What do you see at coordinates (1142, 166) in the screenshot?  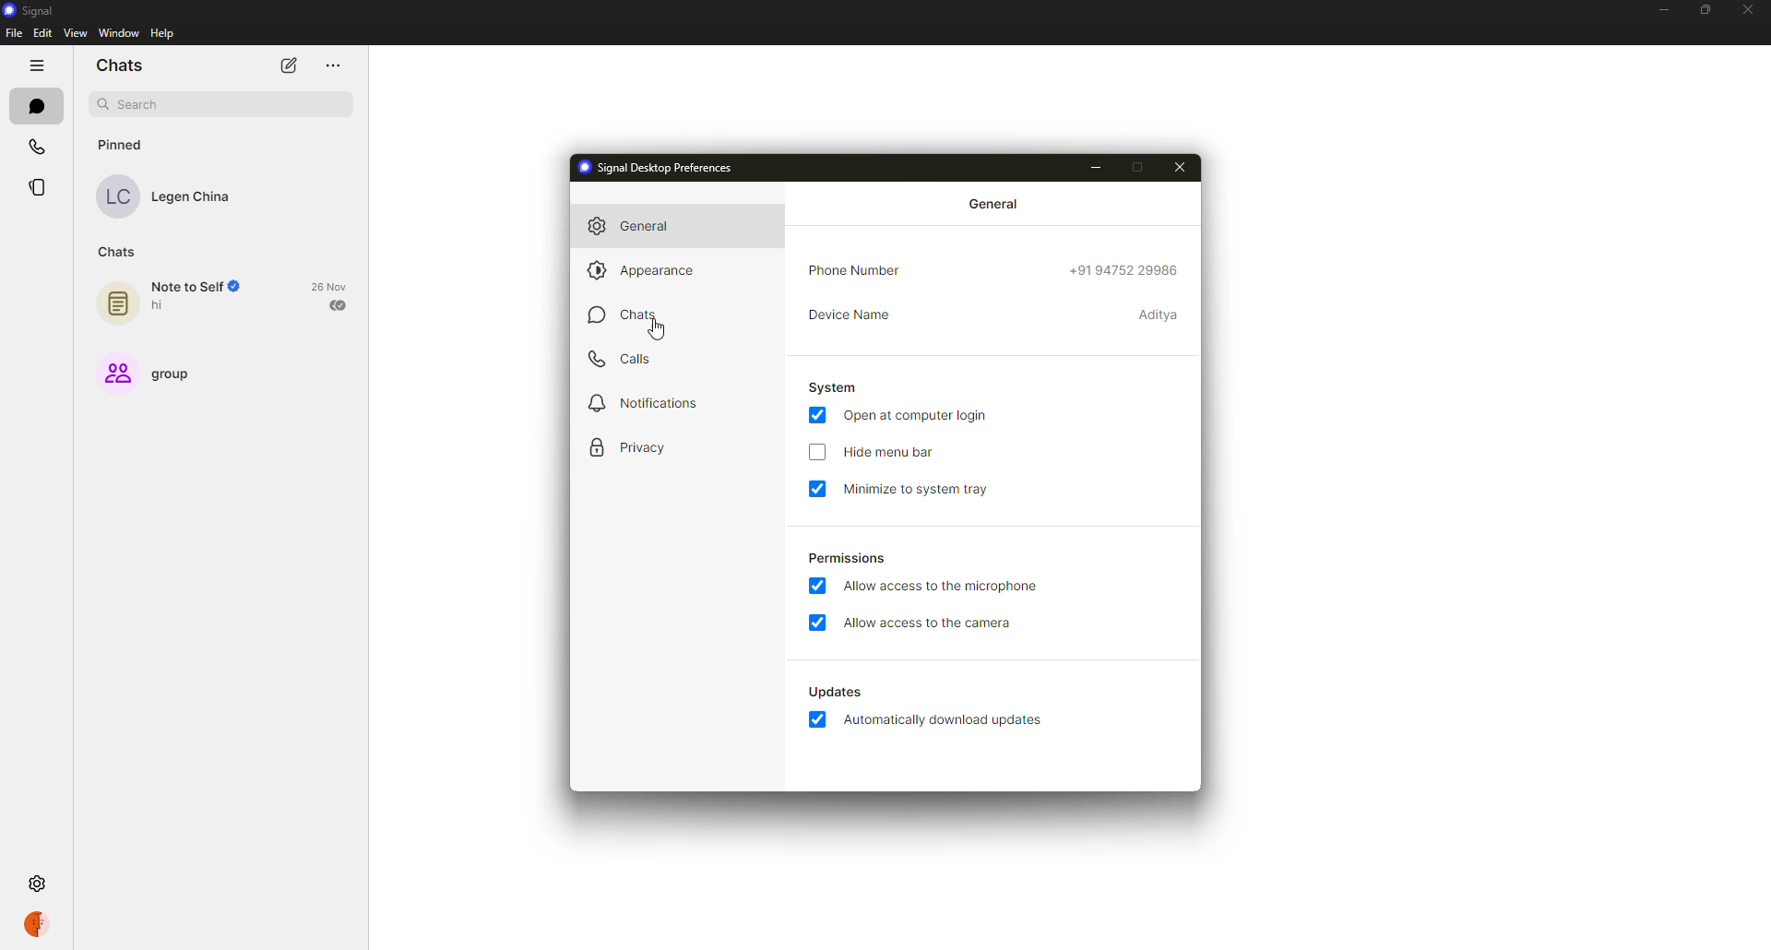 I see `maximize` at bounding box center [1142, 166].